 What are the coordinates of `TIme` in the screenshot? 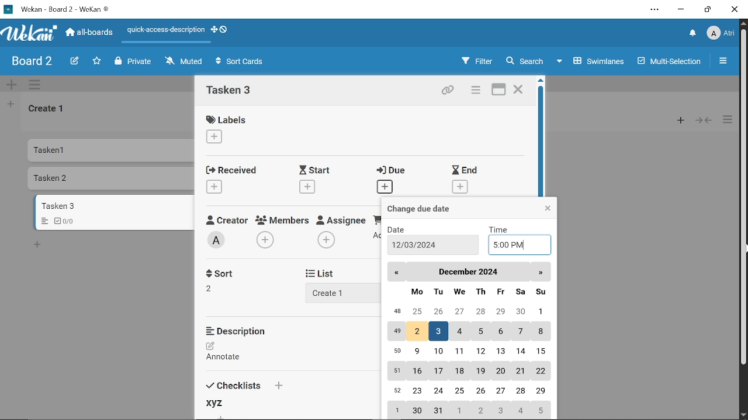 It's located at (500, 229).